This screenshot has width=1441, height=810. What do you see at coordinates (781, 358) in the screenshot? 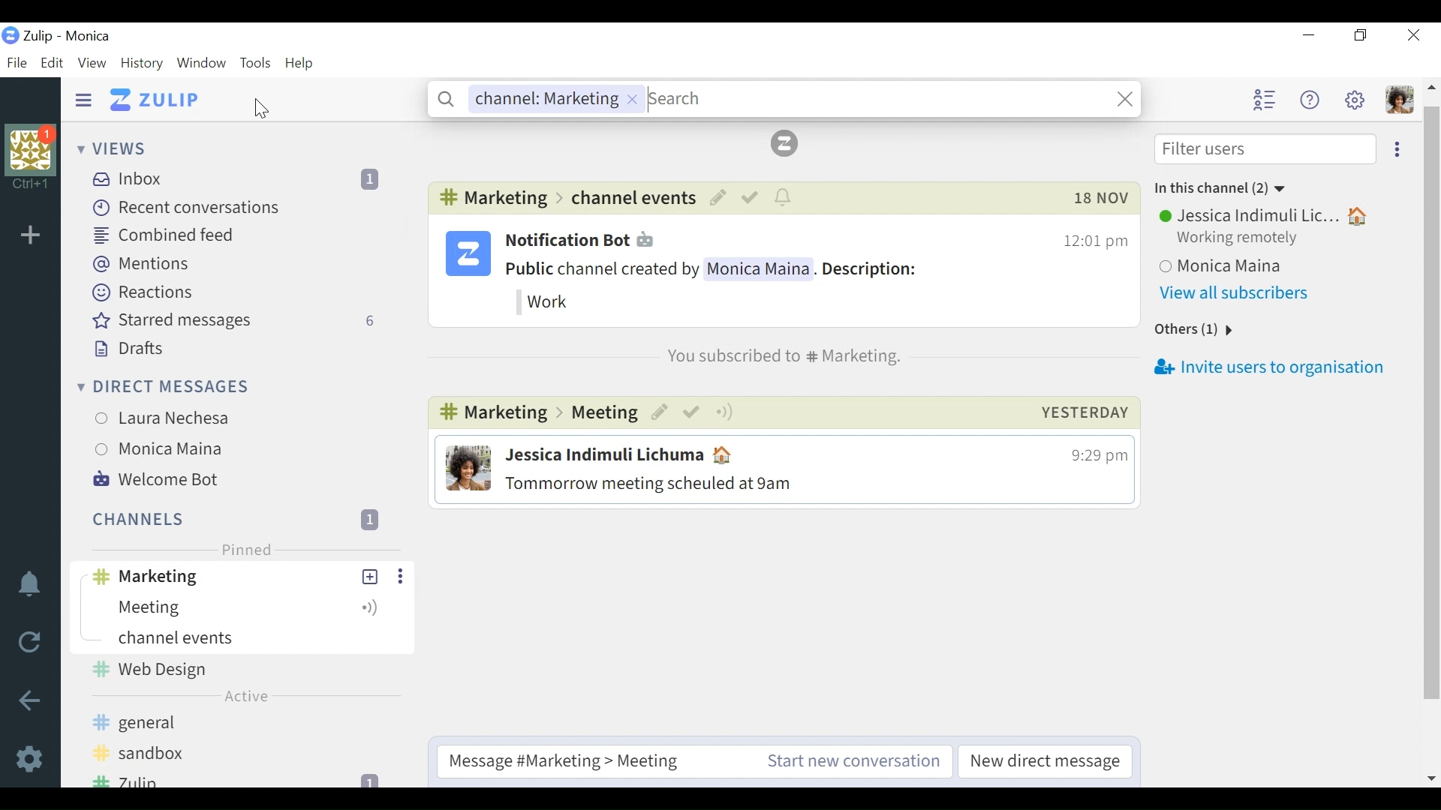
I see `You subscribed to #channel` at bounding box center [781, 358].